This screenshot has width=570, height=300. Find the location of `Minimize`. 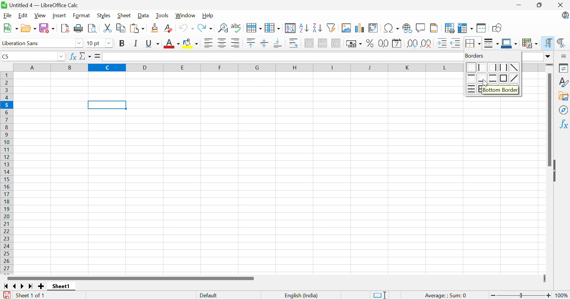

Minimize is located at coordinates (520, 6).